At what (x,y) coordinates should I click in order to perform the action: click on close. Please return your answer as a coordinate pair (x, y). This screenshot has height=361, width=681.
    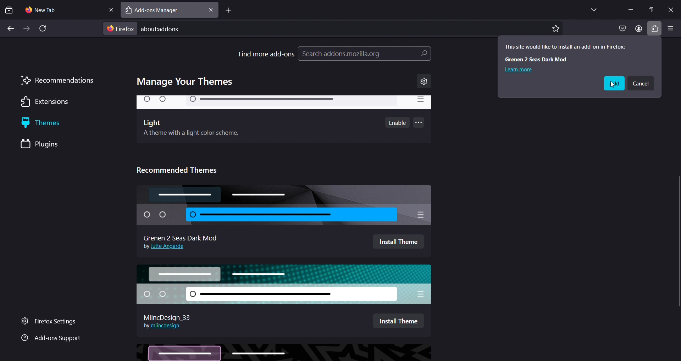
    Looking at the image, I should click on (111, 9).